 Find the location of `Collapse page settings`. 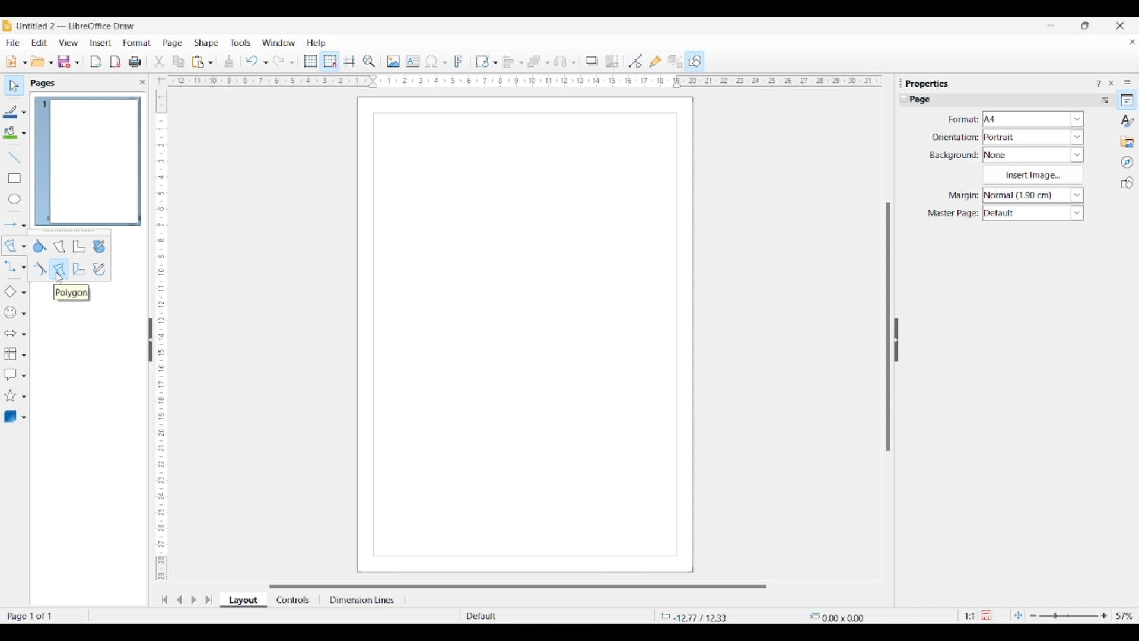

Collapse page settings is located at coordinates (903, 99).